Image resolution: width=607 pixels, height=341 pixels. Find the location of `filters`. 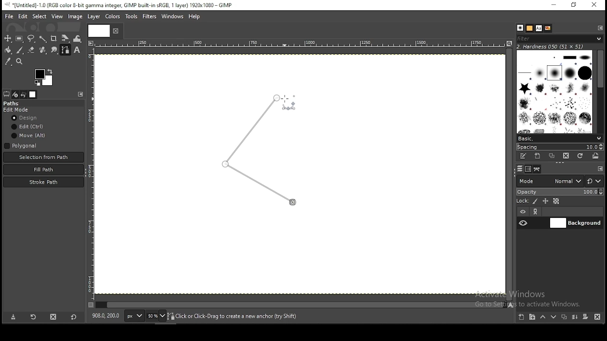

filters is located at coordinates (561, 39).